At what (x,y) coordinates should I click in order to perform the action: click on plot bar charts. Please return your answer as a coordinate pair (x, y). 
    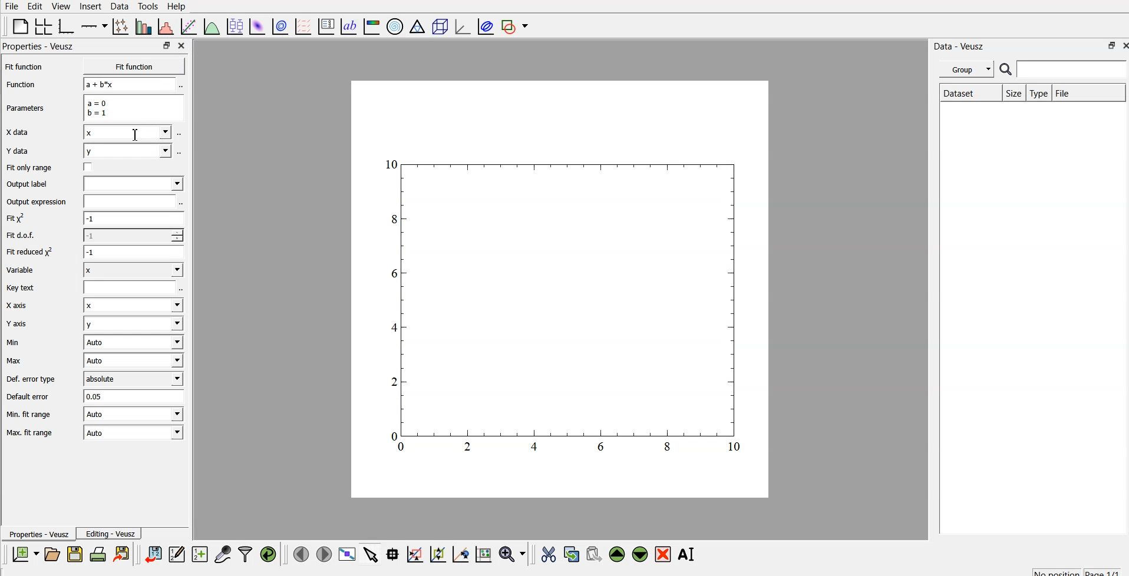
    Looking at the image, I should click on (143, 27).